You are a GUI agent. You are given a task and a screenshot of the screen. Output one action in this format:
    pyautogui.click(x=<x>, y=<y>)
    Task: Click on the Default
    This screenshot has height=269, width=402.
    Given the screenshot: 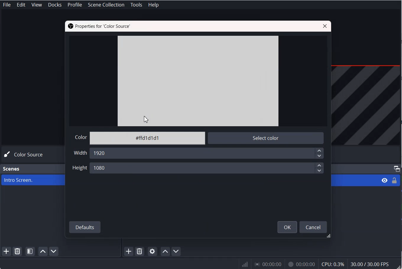 What is the action you would take?
    pyautogui.click(x=85, y=227)
    